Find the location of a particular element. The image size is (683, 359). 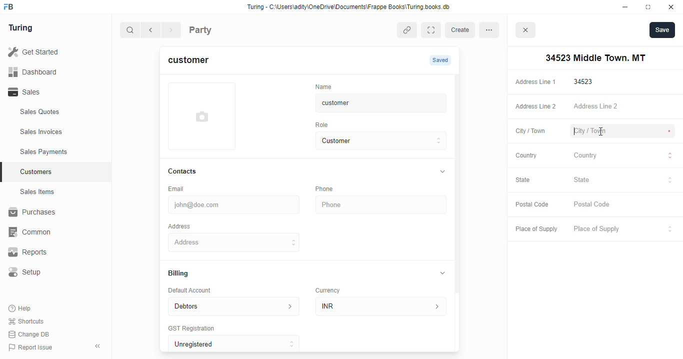

City / Town is located at coordinates (530, 132).